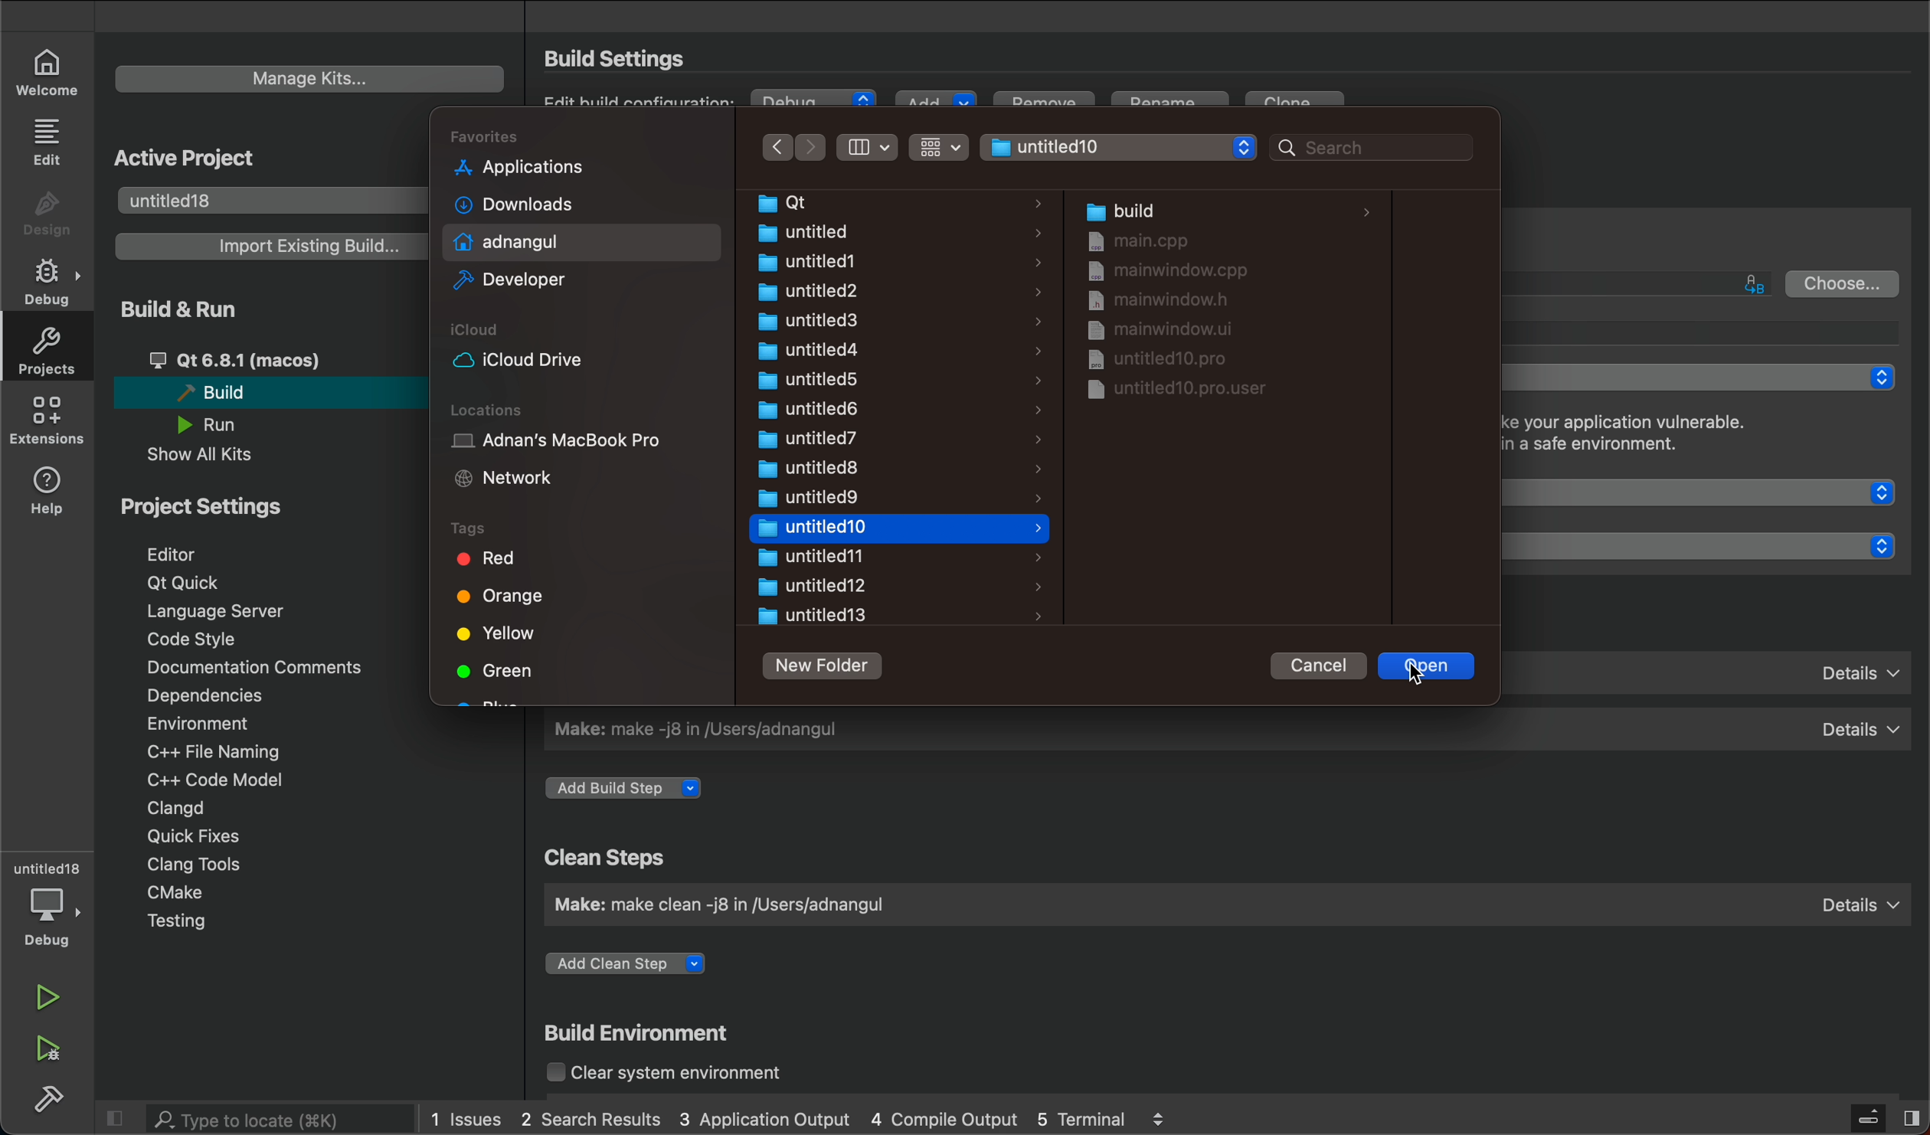 The width and height of the screenshot is (1930, 1135). Describe the element at coordinates (119, 1118) in the screenshot. I see `close slidebar` at that location.